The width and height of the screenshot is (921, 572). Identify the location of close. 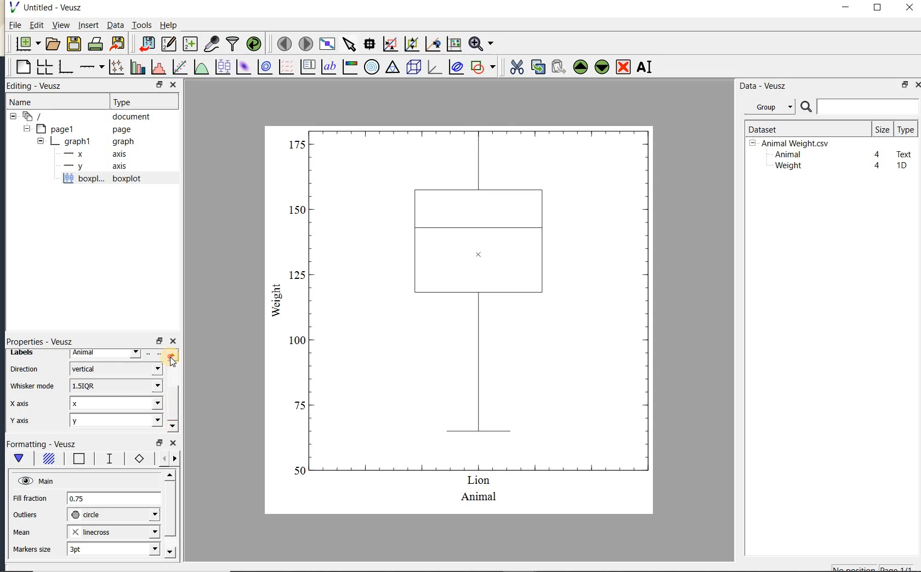
(173, 342).